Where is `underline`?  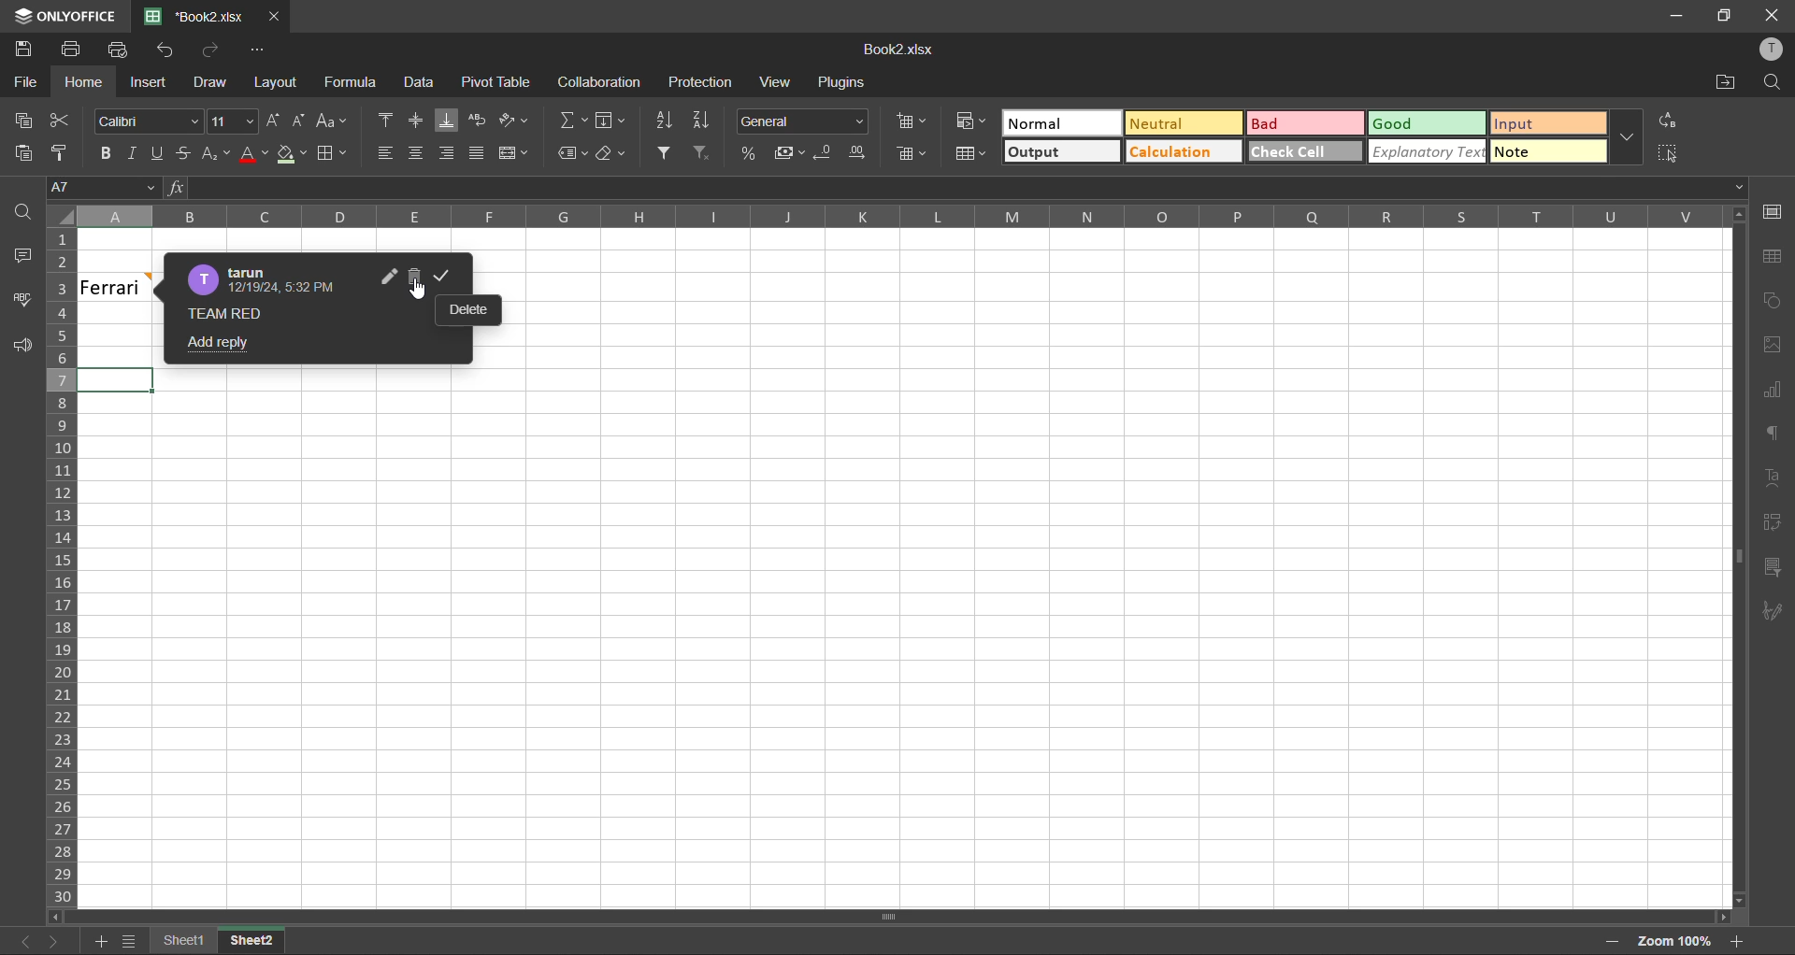
underline is located at coordinates (158, 153).